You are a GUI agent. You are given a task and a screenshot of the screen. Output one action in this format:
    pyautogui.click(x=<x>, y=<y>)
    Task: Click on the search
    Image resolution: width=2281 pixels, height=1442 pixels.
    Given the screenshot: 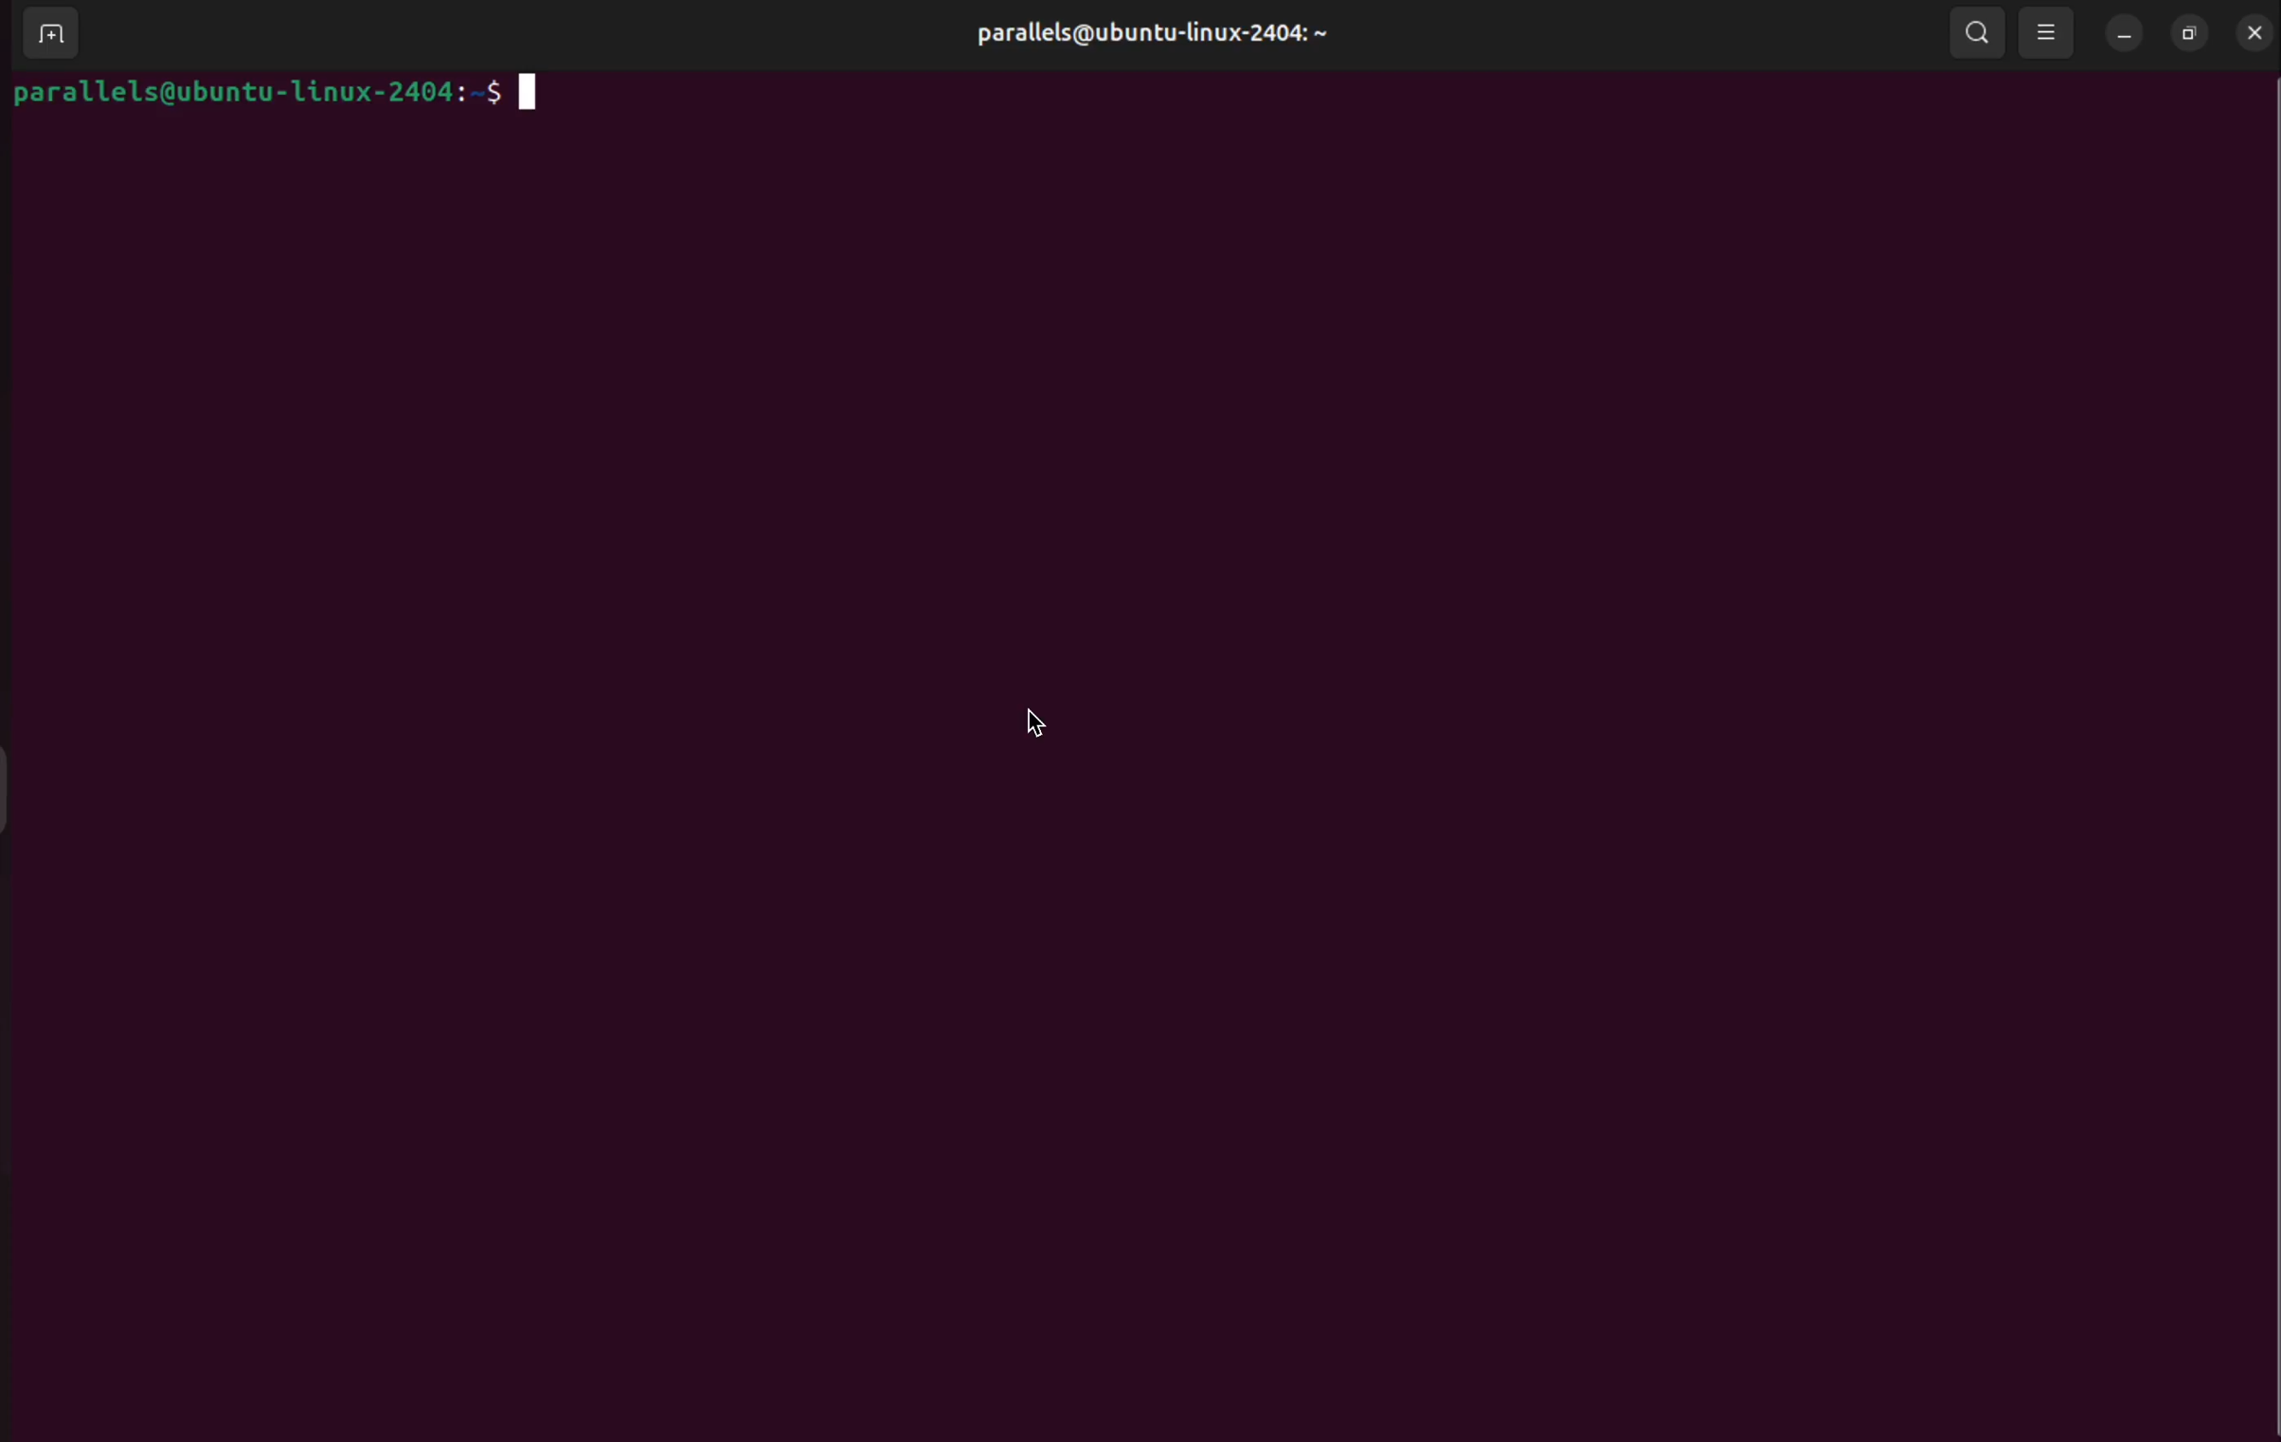 What is the action you would take?
    pyautogui.click(x=1976, y=35)
    